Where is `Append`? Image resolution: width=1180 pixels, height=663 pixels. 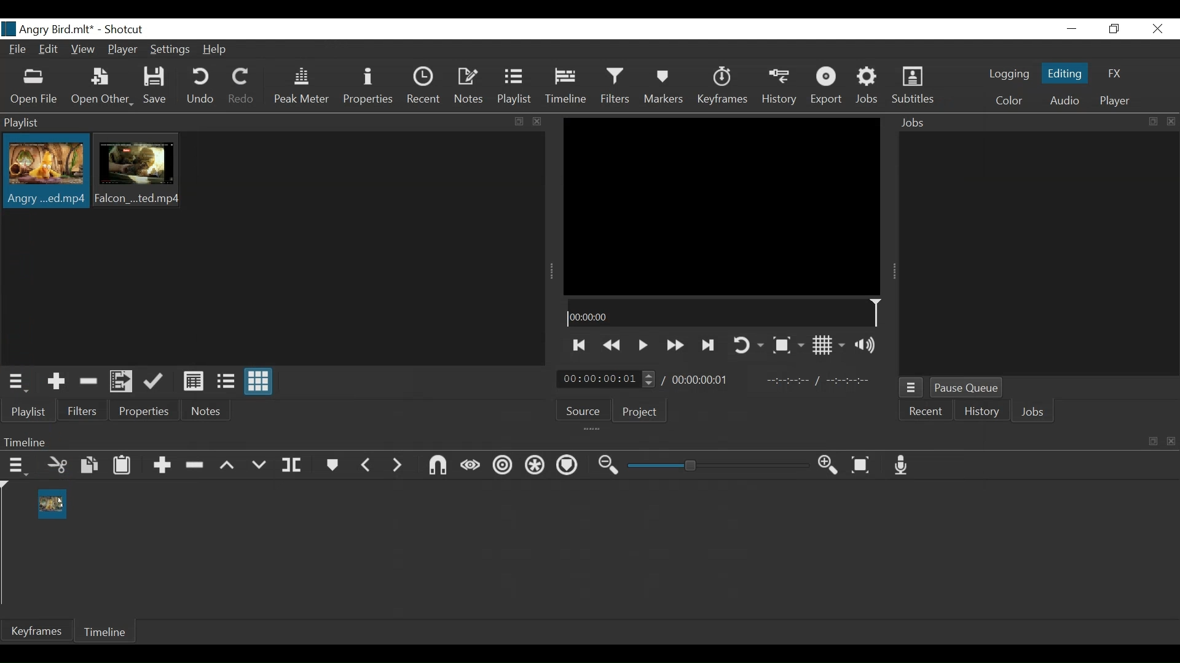
Append is located at coordinates (163, 467).